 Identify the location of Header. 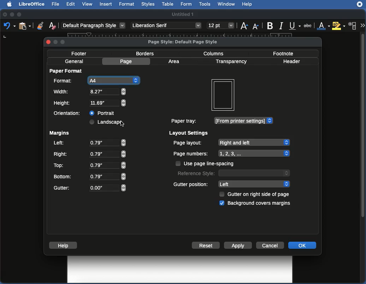
(294, 61).